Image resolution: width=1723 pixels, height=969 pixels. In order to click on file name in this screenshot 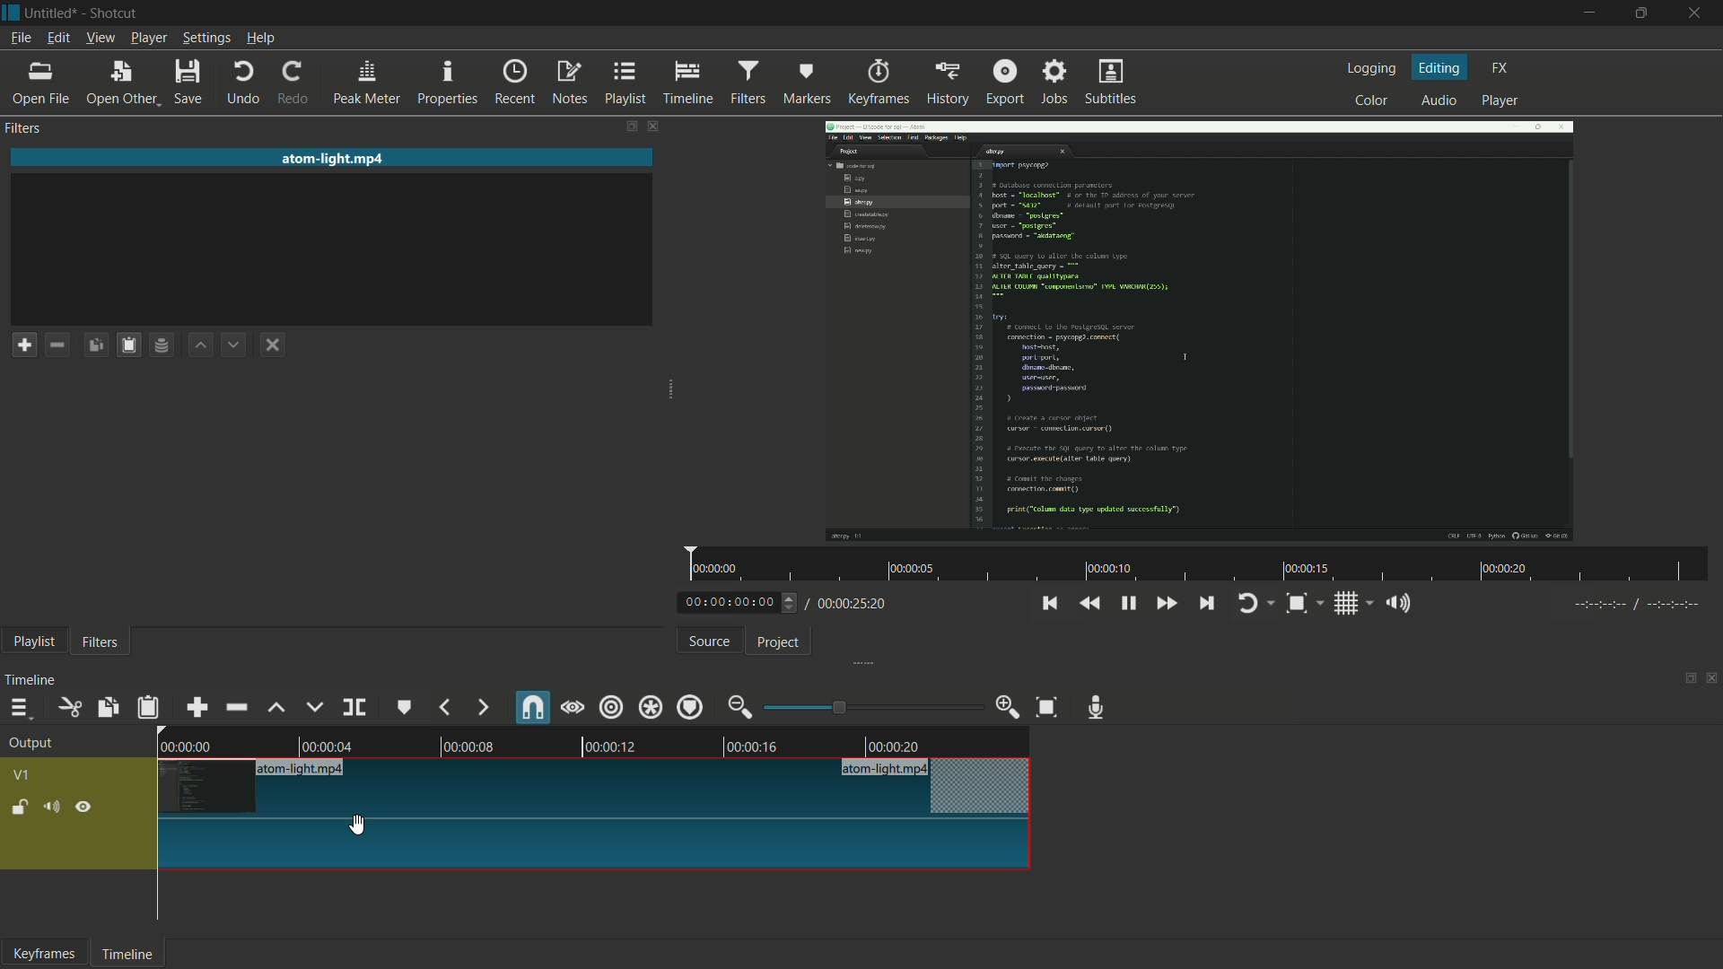, I will do `click(52, 13)`.